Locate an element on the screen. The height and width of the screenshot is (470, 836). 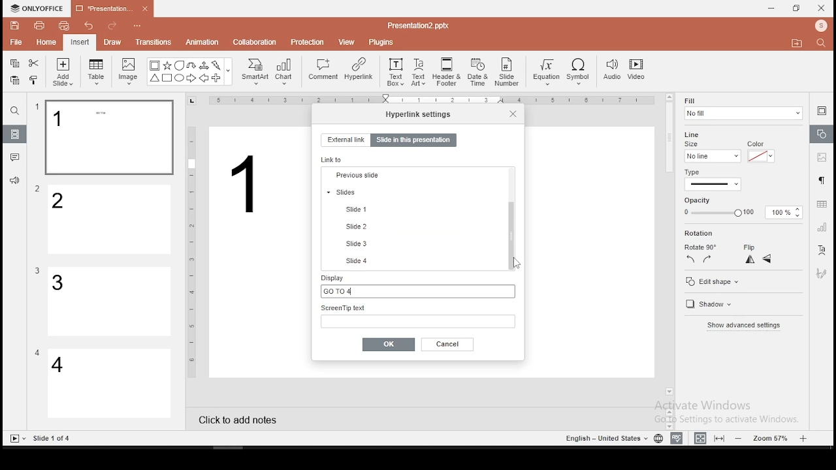
Plus is located at coordinates (217, 78).